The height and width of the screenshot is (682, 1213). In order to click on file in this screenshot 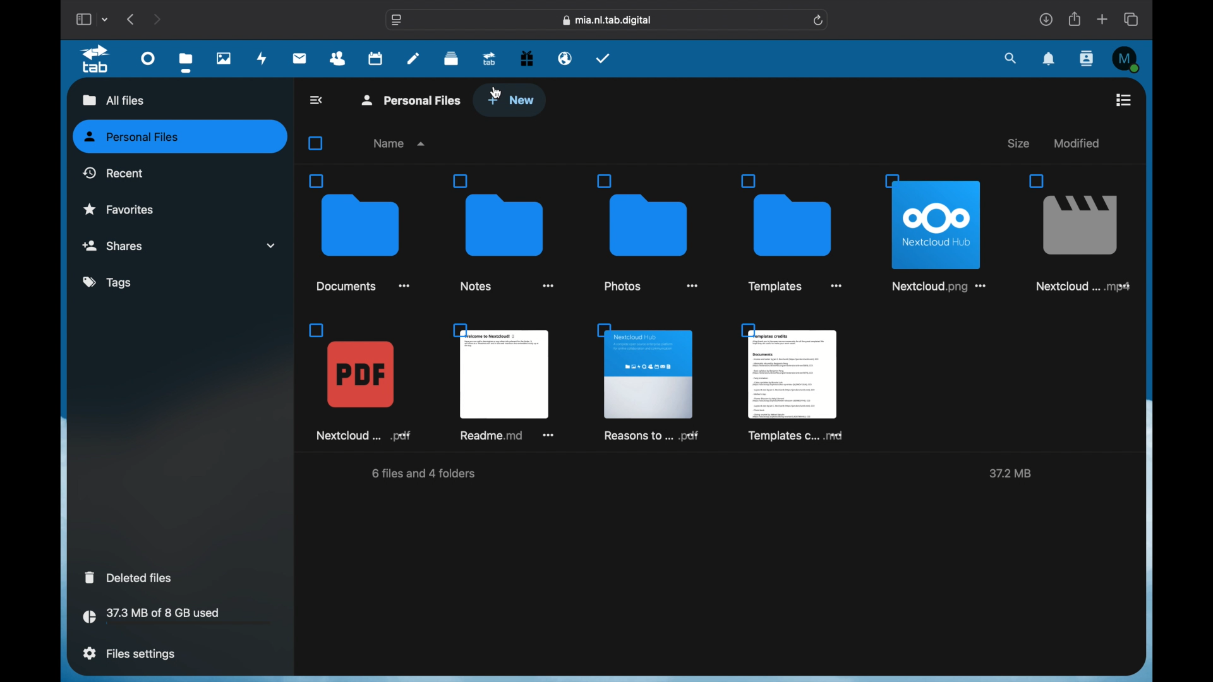, I will do `click(361, 381)`.